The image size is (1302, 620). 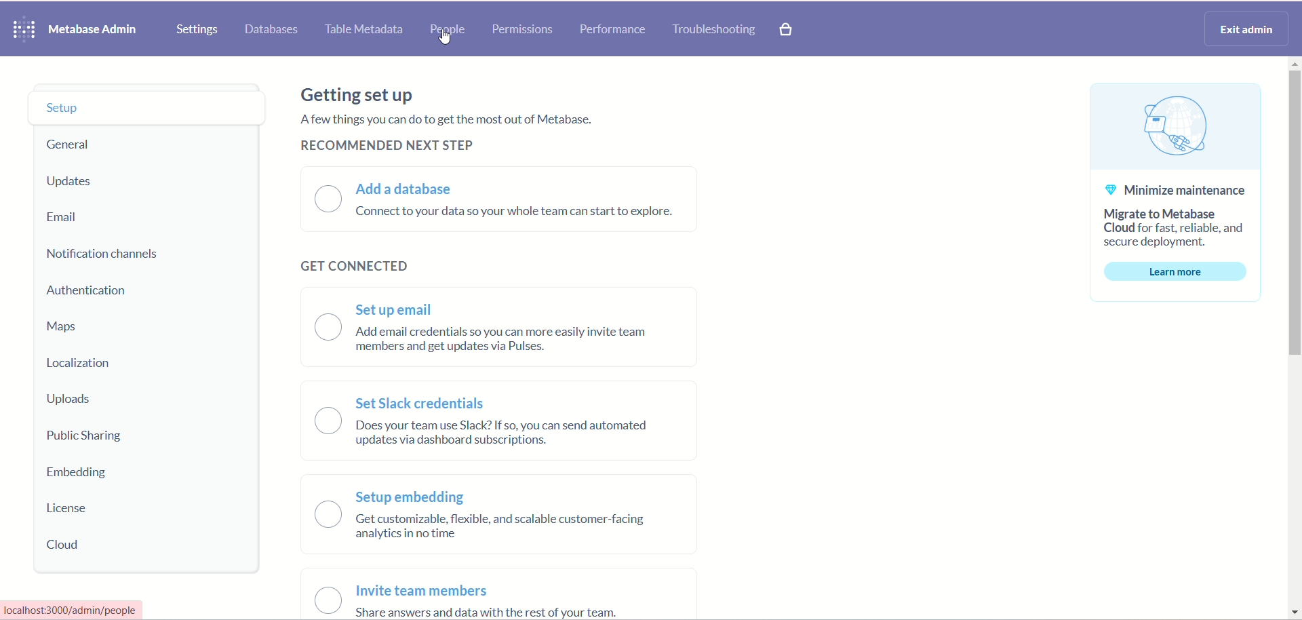 I want to click on maps, so click(x=70, y=328).